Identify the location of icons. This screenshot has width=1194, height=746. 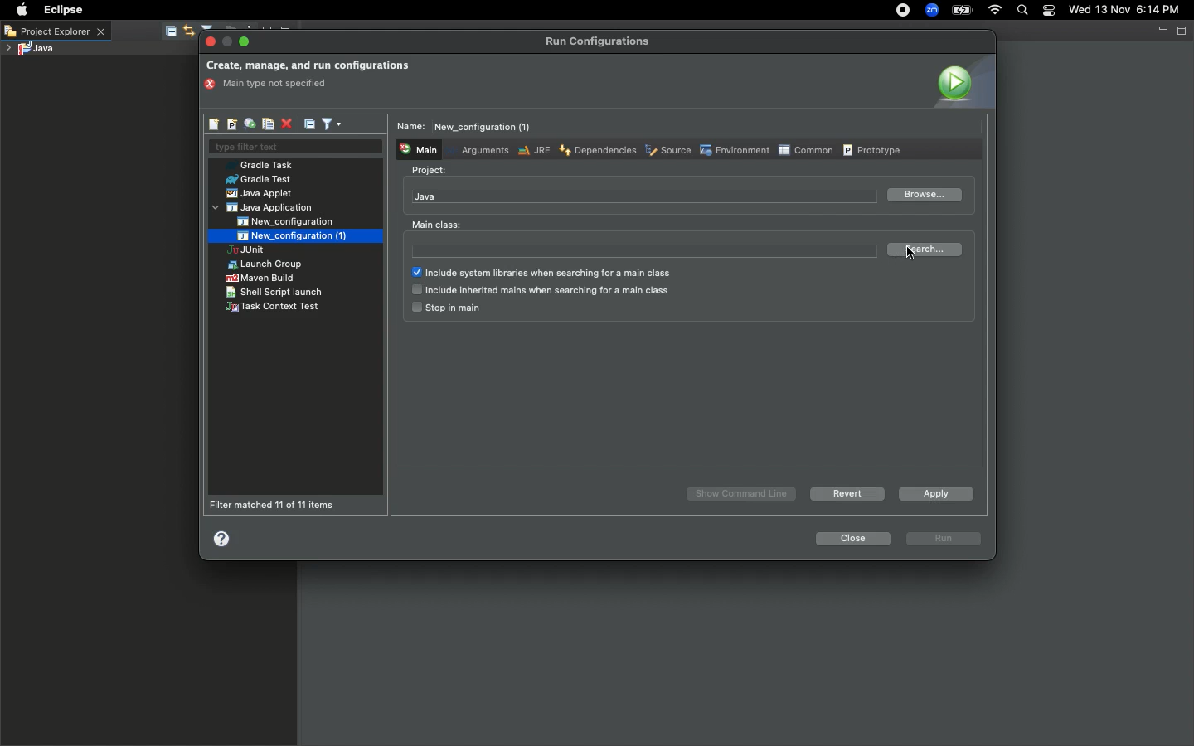
(214, 26).